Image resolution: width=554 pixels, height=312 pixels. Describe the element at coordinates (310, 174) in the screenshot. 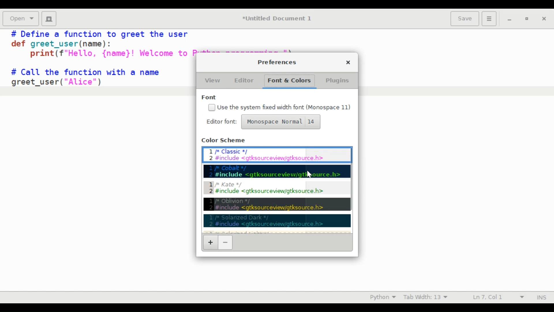

I see `Cursor` at that location.